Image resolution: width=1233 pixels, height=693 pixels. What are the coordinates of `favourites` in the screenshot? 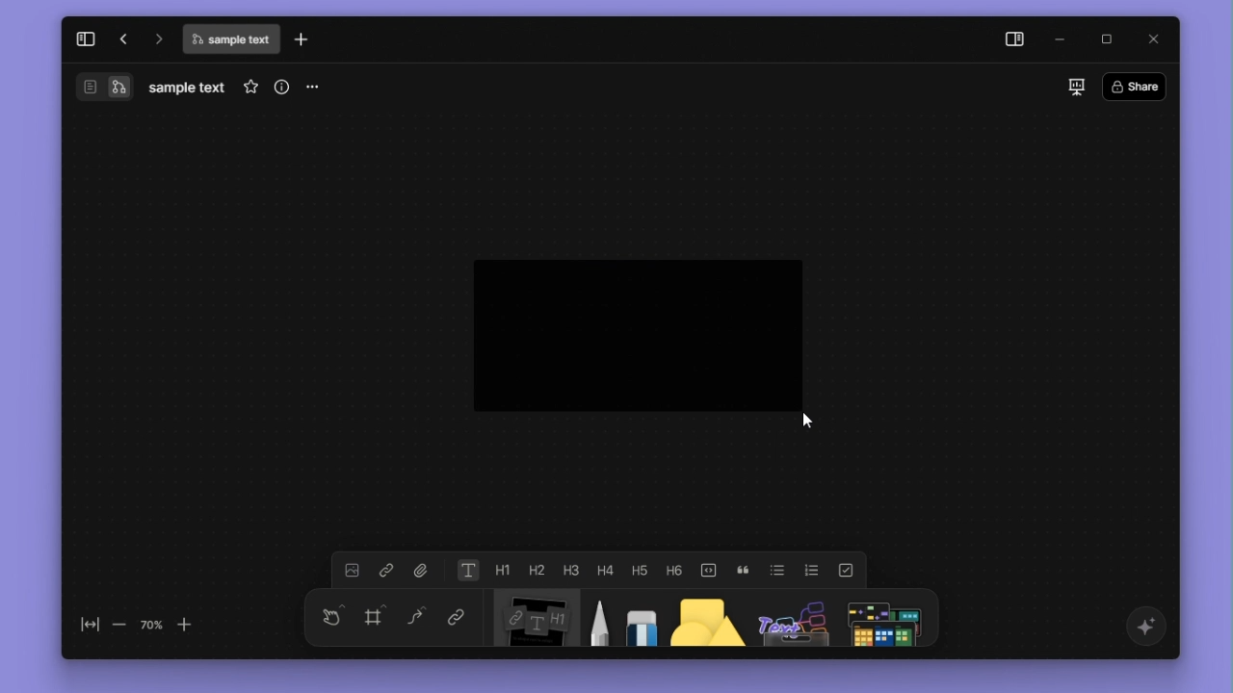 It's located at (247, 87).